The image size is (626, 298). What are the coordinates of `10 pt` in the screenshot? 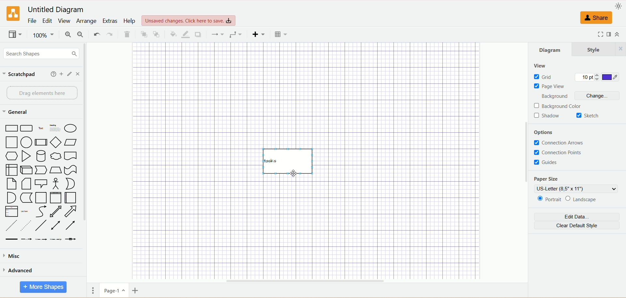 It's located at (588, 77).